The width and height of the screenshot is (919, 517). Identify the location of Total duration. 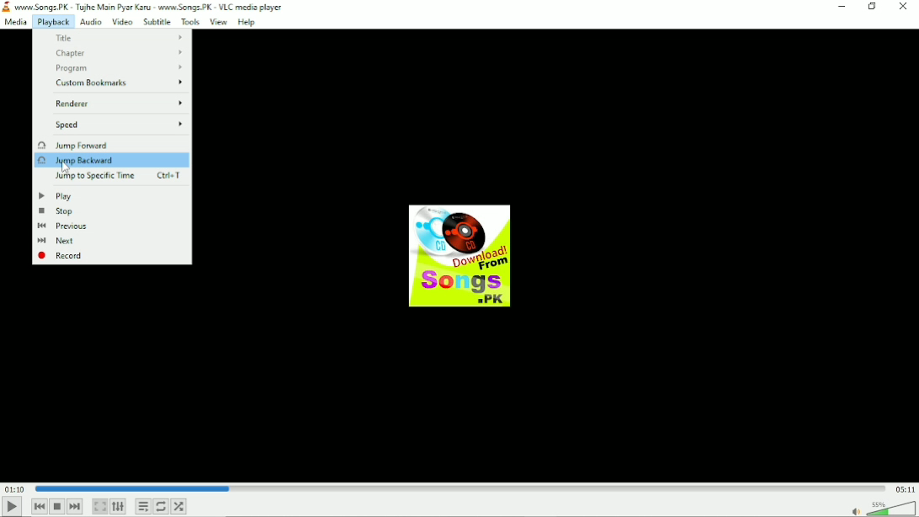
(906, 490).